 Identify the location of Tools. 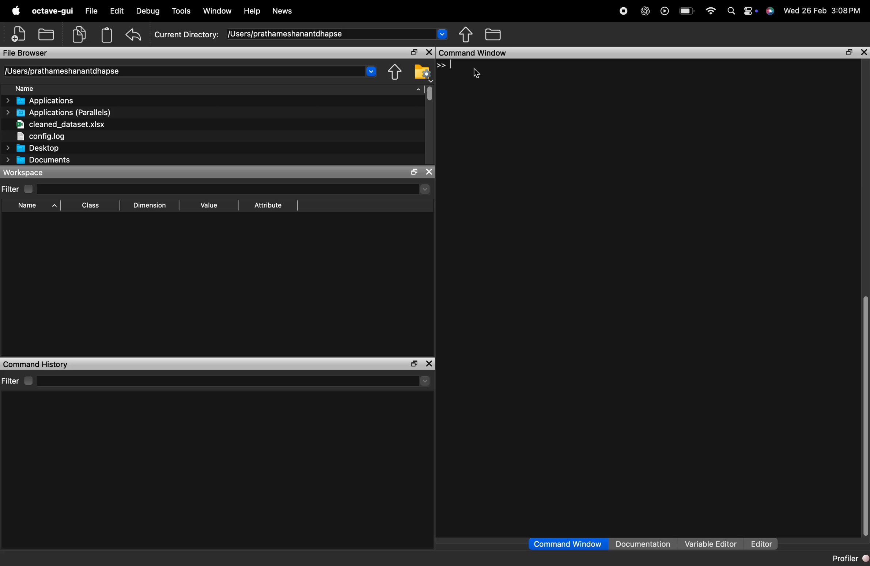
(182, 12).